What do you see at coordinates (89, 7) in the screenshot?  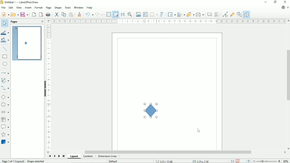 I see `Help` at bounding box center [89, 7].